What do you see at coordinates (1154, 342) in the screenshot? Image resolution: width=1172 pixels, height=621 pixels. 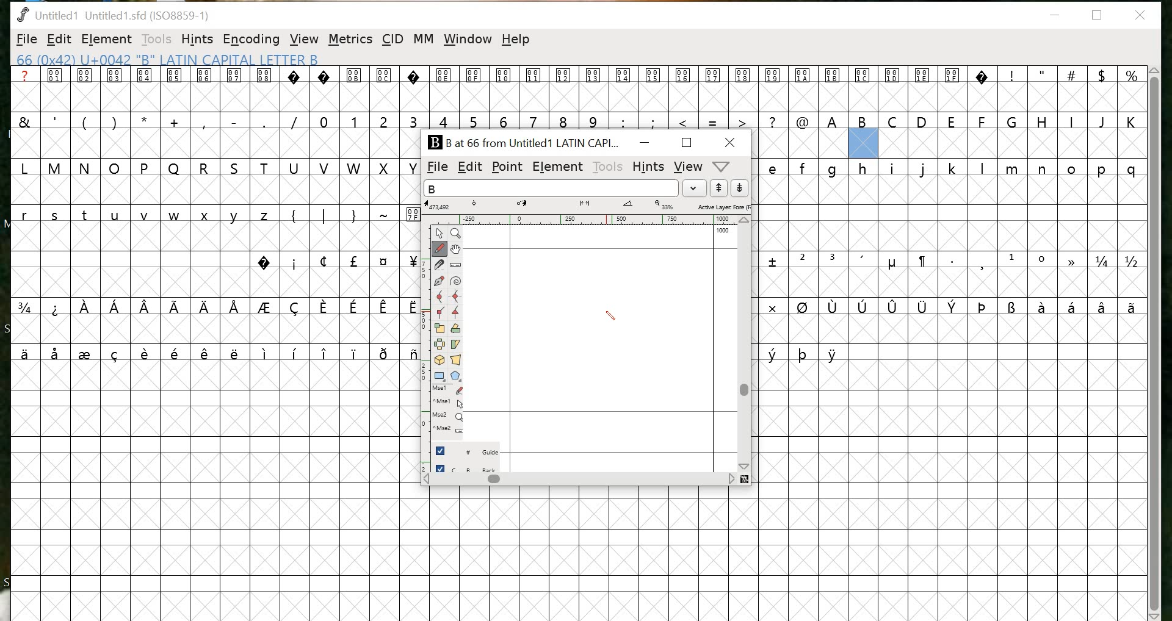 I see `scrollbar` at bounding box center [1154, 342].